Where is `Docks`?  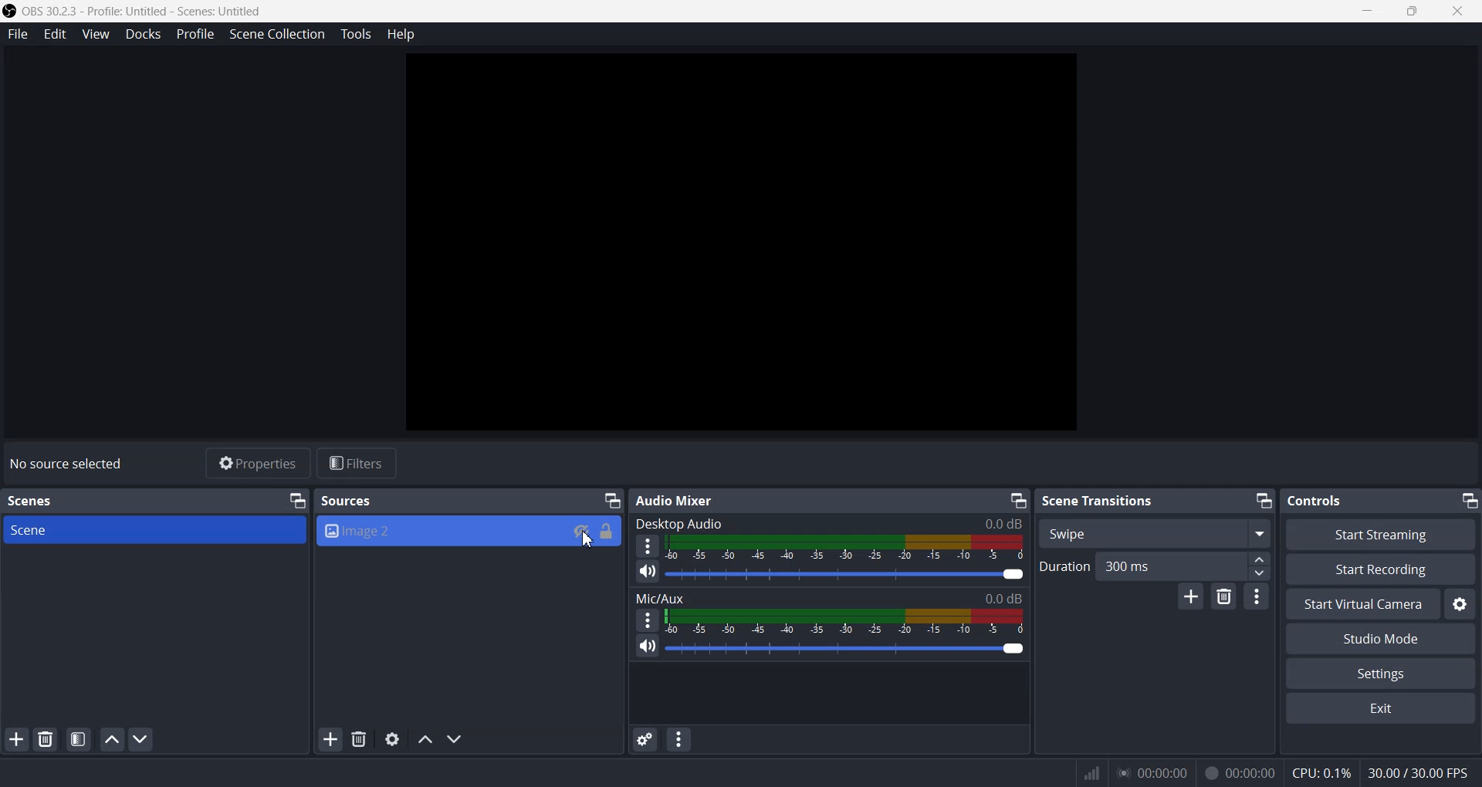
Docks is located at coordinates (144, 33).